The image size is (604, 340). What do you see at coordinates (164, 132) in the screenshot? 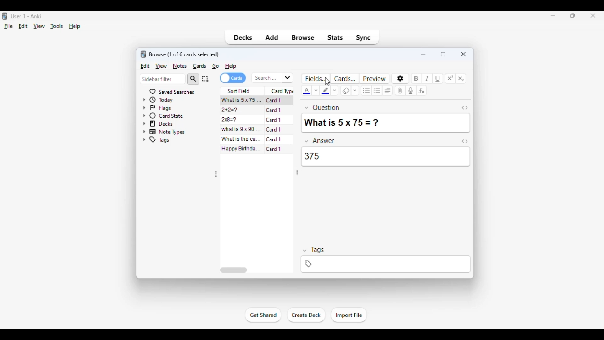
I see `note types` at bounding box center [164, 132].